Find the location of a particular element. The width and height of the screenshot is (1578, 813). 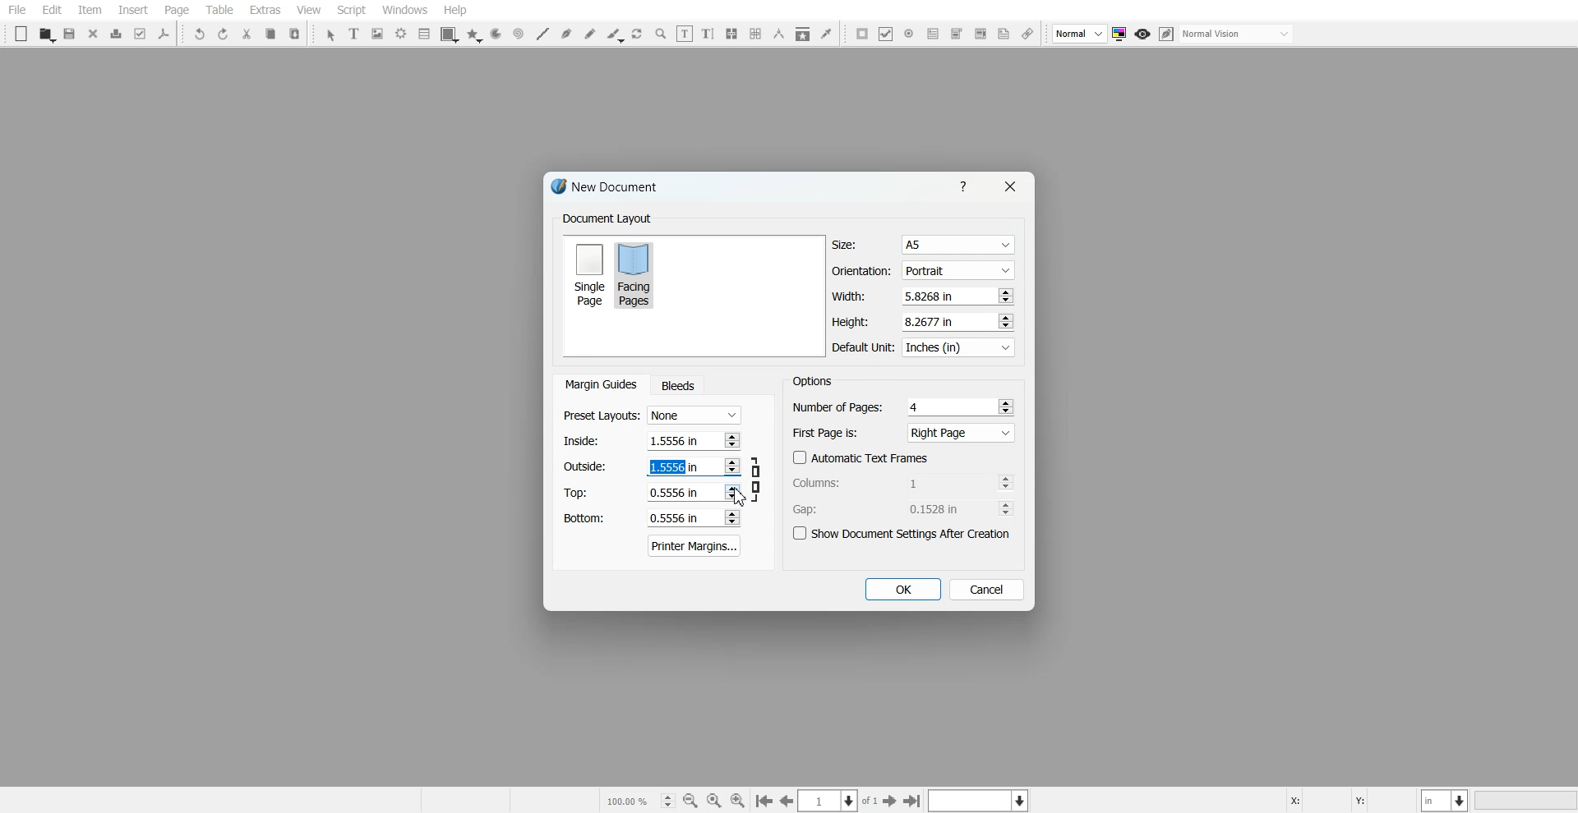

Save as PDF is located at coordinates (164, 34).